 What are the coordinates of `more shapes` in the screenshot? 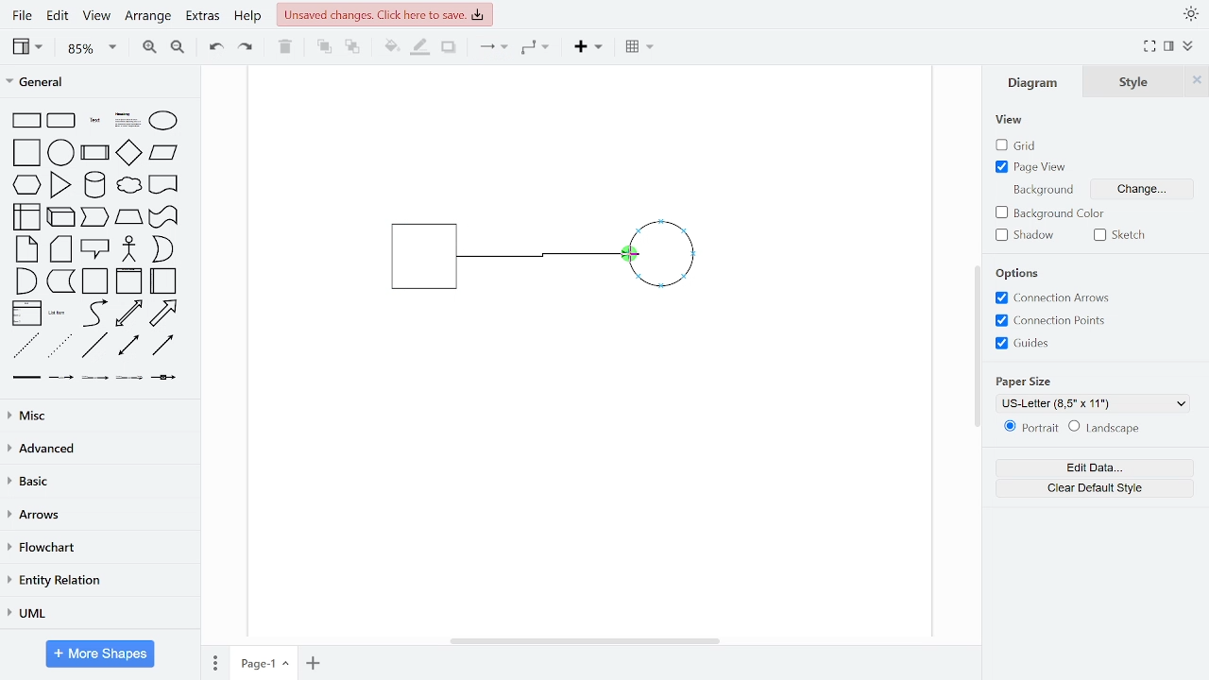 It's located at (101, 655).